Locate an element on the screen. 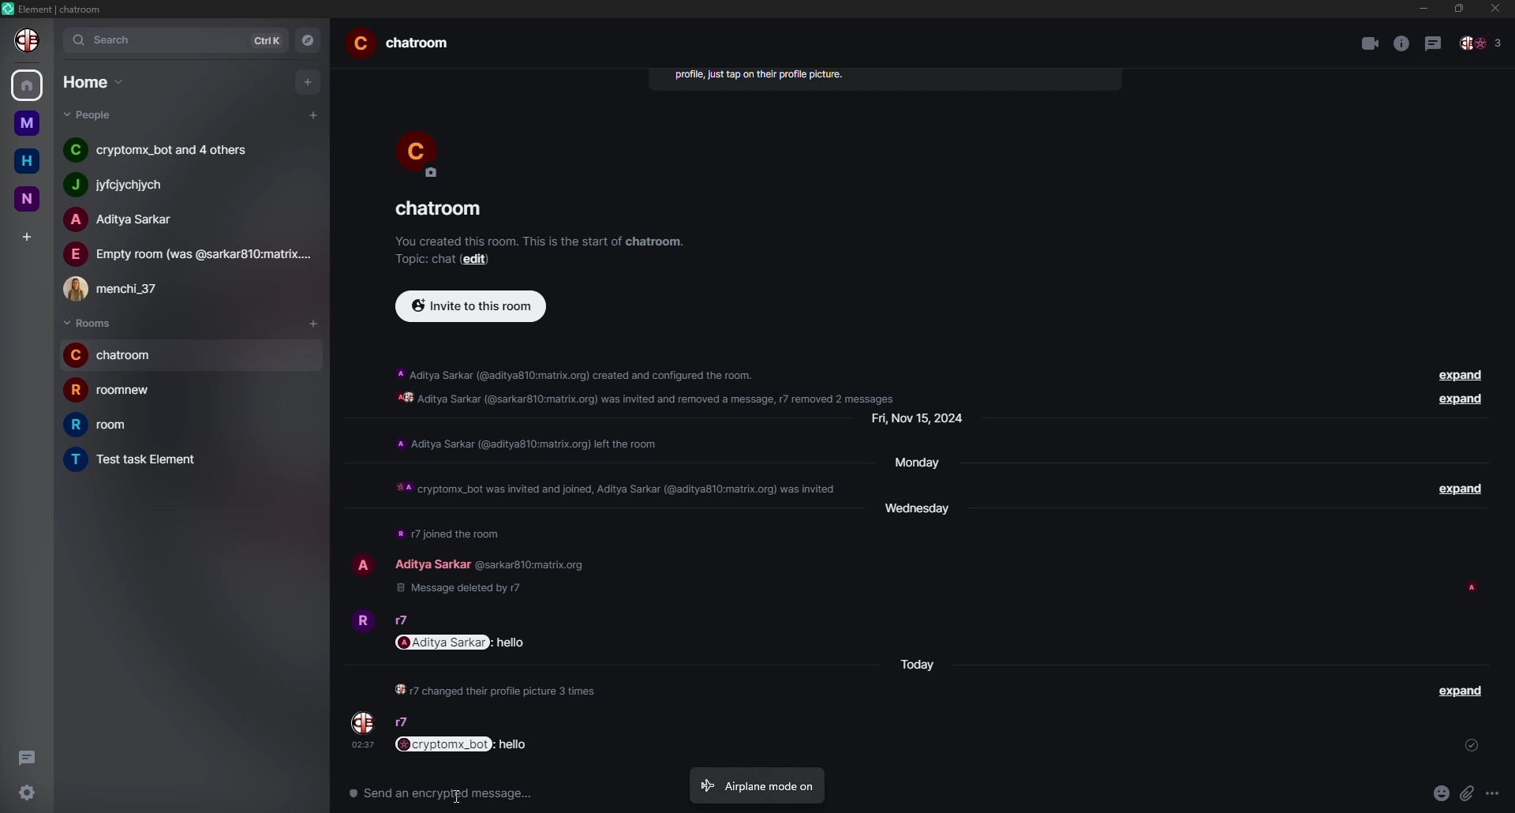 This screenshot has width=1515, height=813. settings is located at coordinates (26, 793).